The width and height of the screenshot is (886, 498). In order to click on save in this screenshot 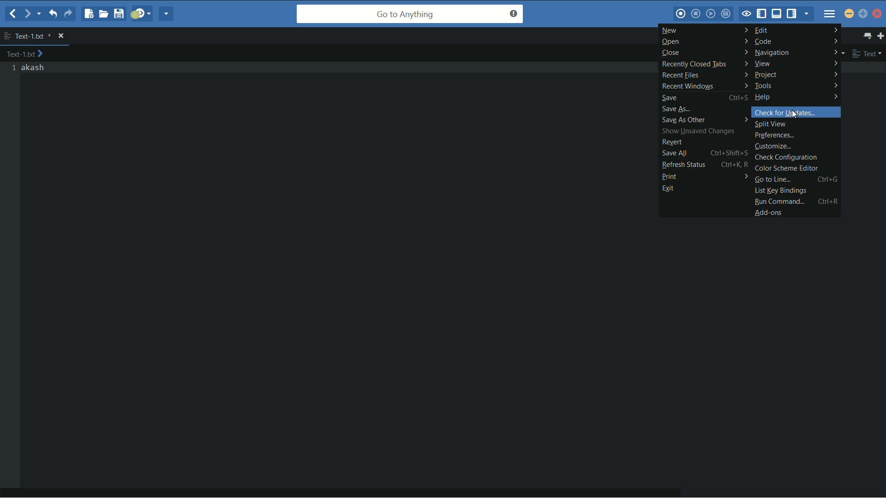, I will do `click(705, 97)`.